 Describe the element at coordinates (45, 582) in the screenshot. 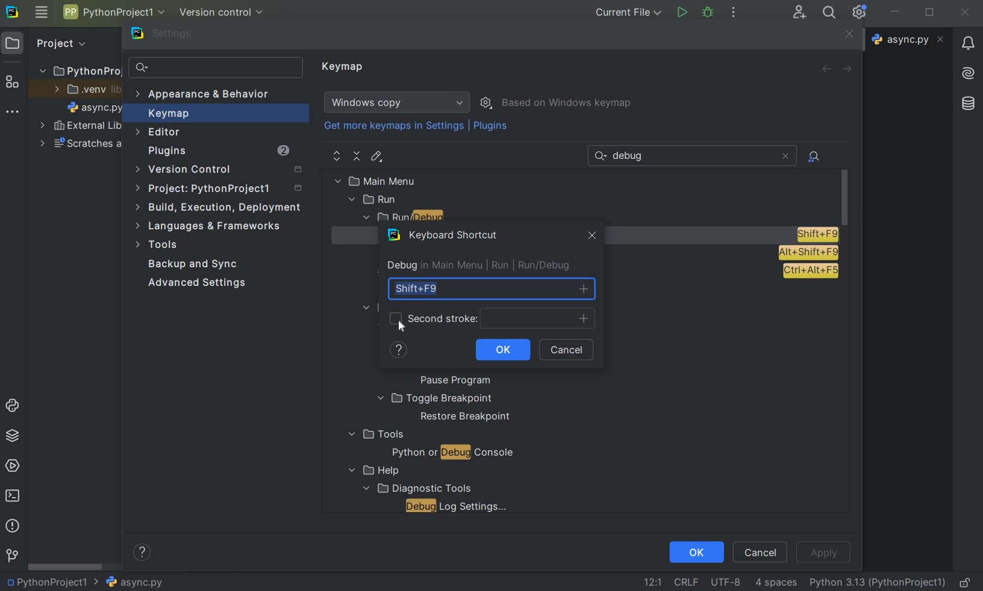

I see `project name` at that location.